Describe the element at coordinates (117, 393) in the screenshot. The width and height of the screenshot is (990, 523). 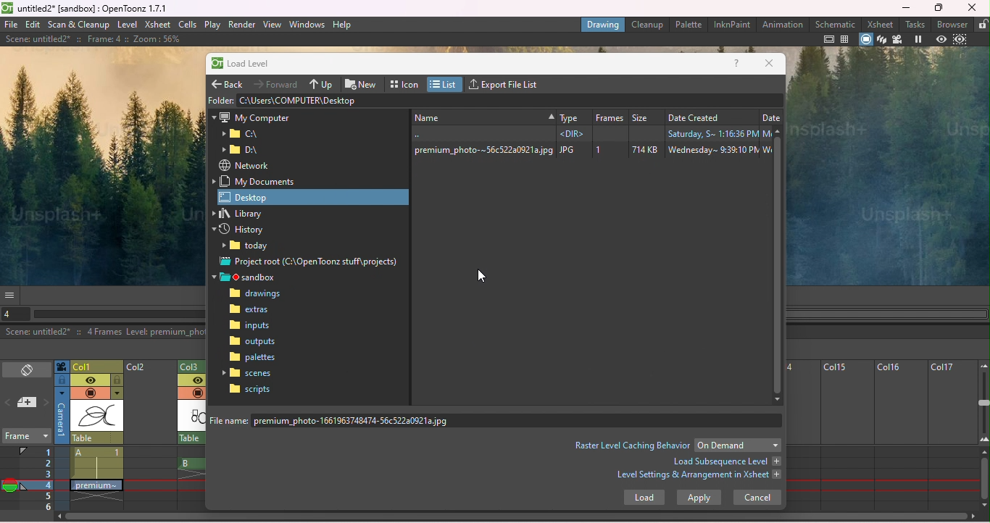
I see `Additional column setting` at that location.